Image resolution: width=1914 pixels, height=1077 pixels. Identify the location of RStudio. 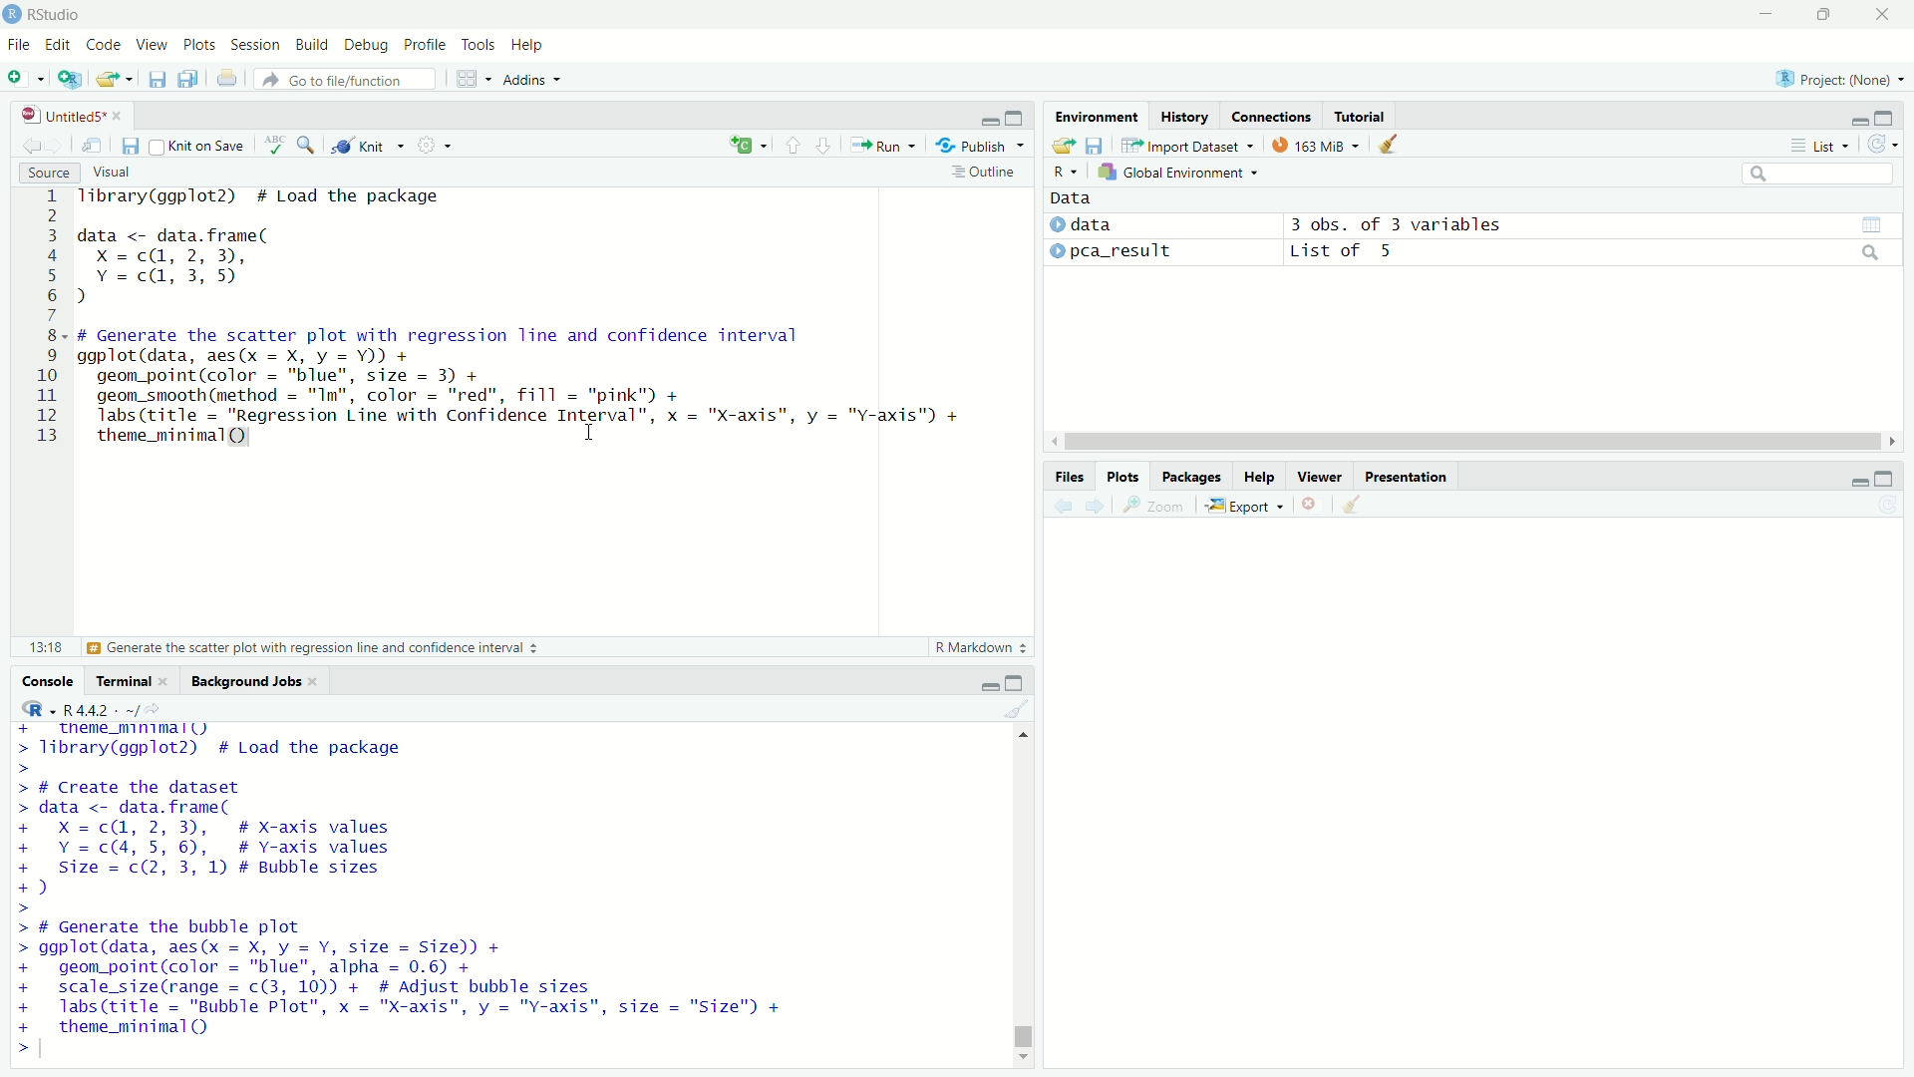
(44, 14).